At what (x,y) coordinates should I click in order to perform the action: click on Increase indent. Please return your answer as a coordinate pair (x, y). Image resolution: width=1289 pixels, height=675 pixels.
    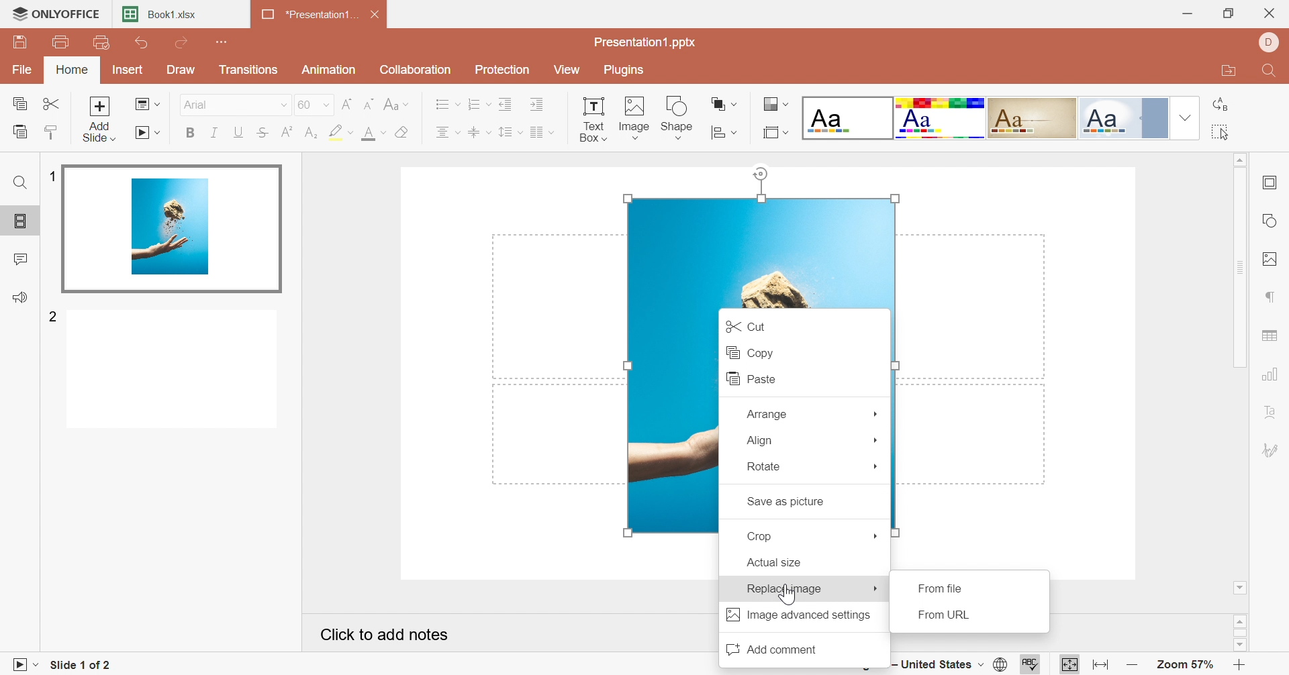
    Looking at the image, I should click on (539, 103).